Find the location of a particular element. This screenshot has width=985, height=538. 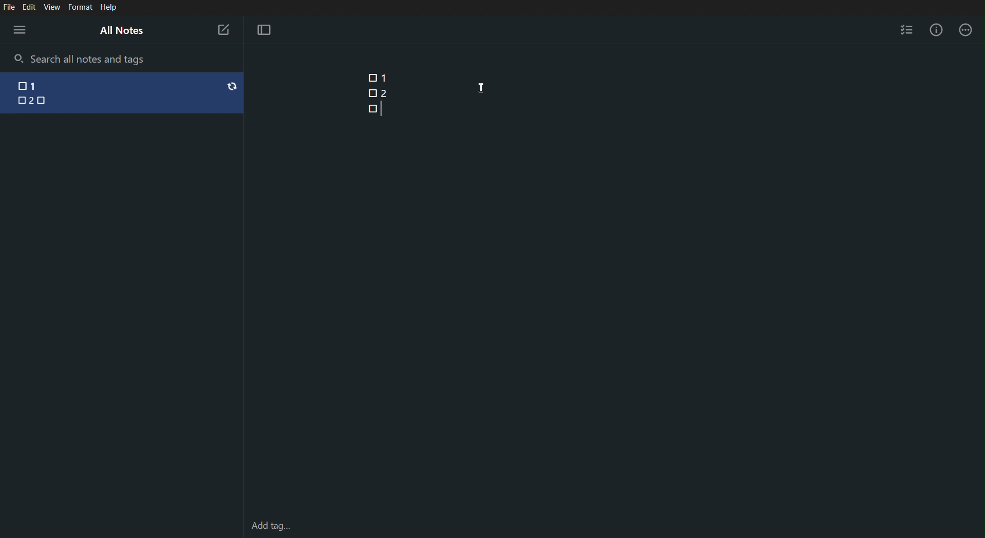

Focus Mode is located at coordinates (263, 30).